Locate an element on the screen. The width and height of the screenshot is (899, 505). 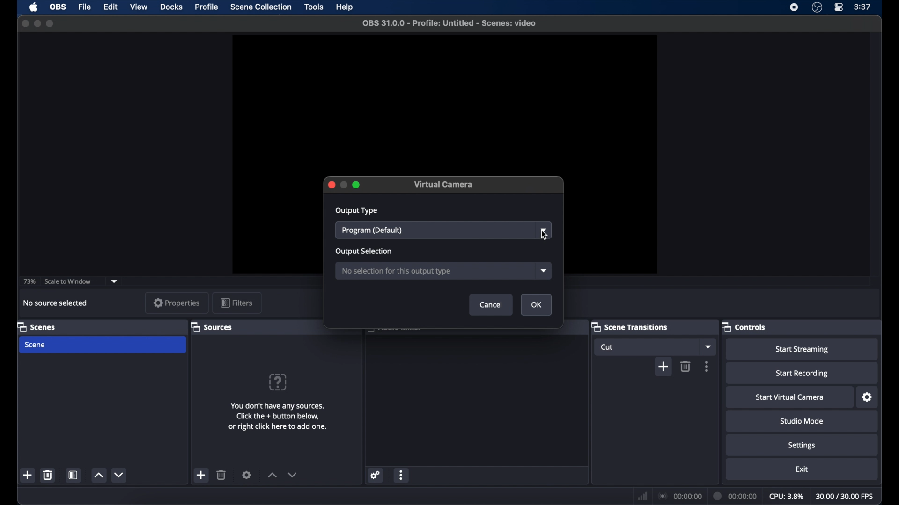
maximize is located at coordinates (51, 23).